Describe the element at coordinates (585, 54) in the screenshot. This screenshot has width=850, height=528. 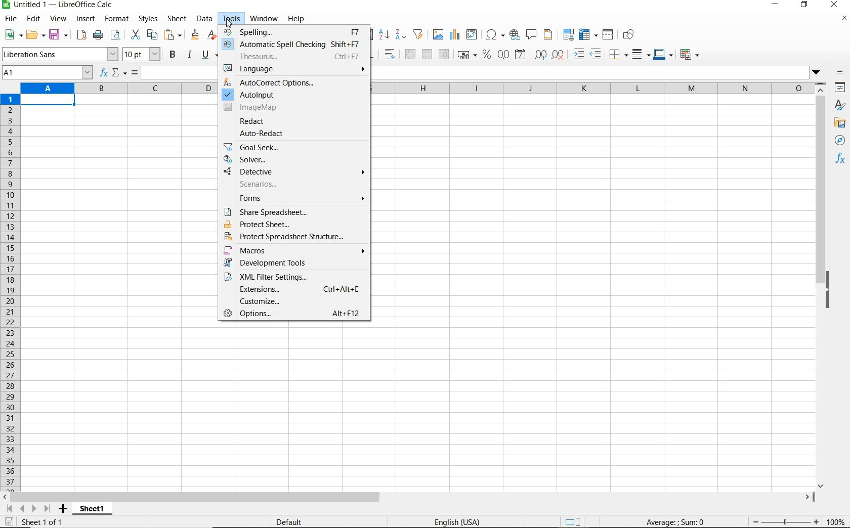
I see `increase or decrease indent` at that location.